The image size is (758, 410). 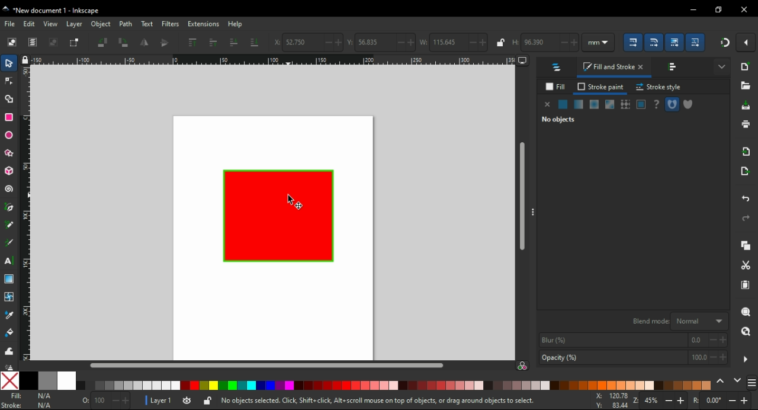 What do you see at coordinates (332, 43) in the screenshot?
I see `increase/decrease` at bounding box center [332, 43].